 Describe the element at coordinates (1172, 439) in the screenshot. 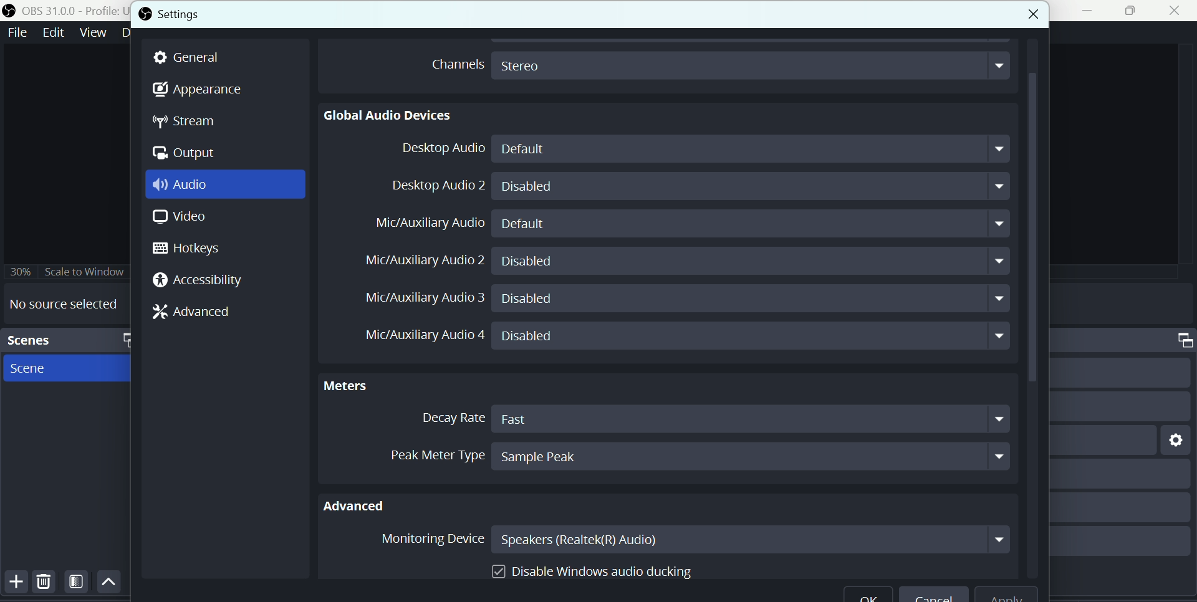

I see `setting` at that location.